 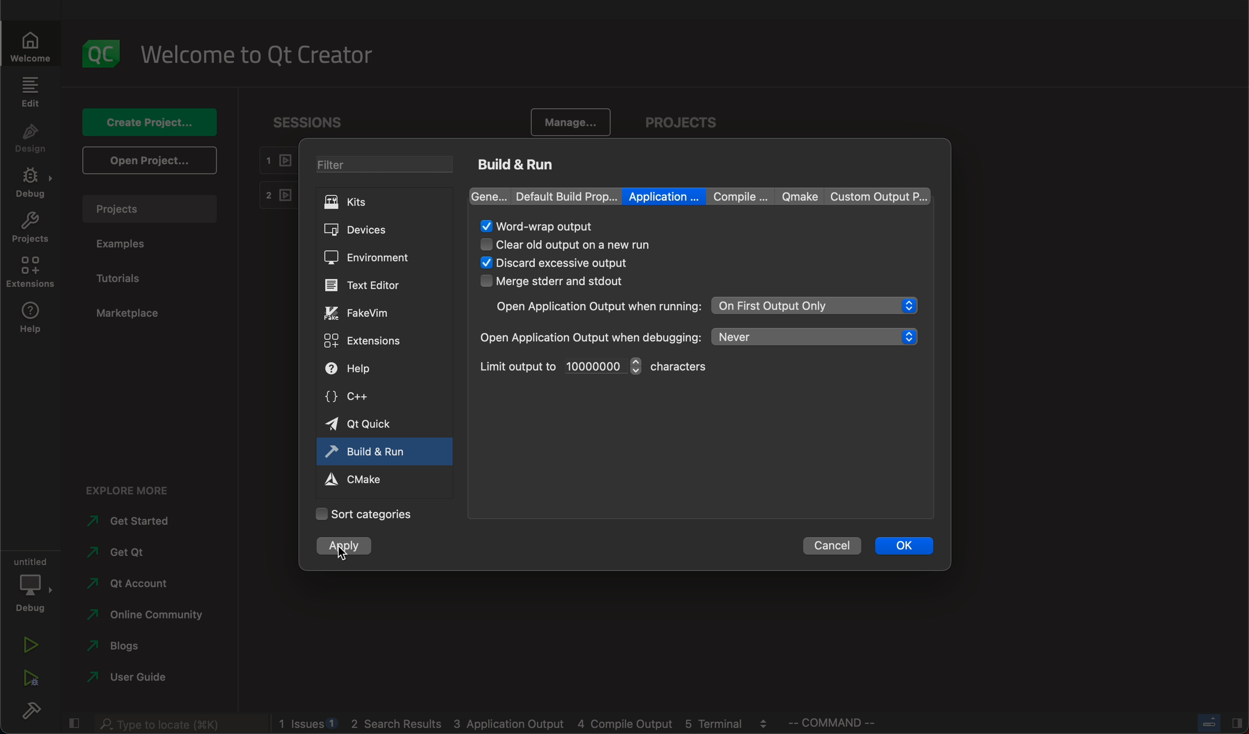 I want to click on manage, so click(x=574, y=120).